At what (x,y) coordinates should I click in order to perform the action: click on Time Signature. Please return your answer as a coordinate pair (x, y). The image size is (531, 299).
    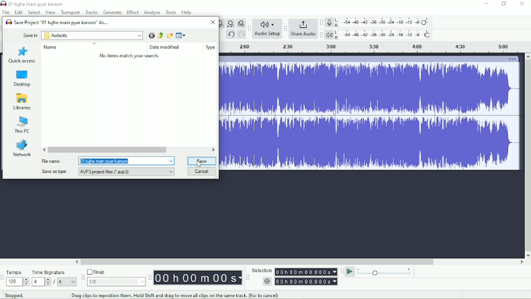
    Looking at the image, I should click on (53, 278).